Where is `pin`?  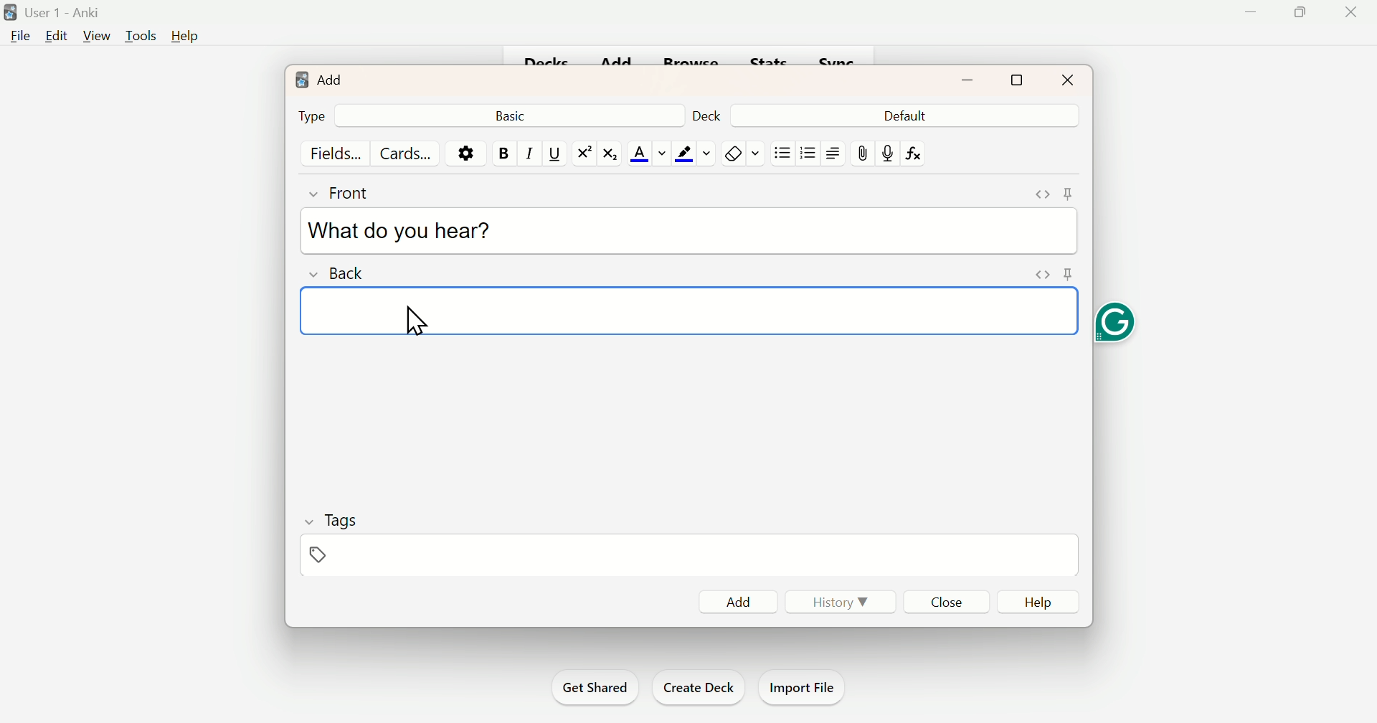 pin is located at coordinates (860, 152).